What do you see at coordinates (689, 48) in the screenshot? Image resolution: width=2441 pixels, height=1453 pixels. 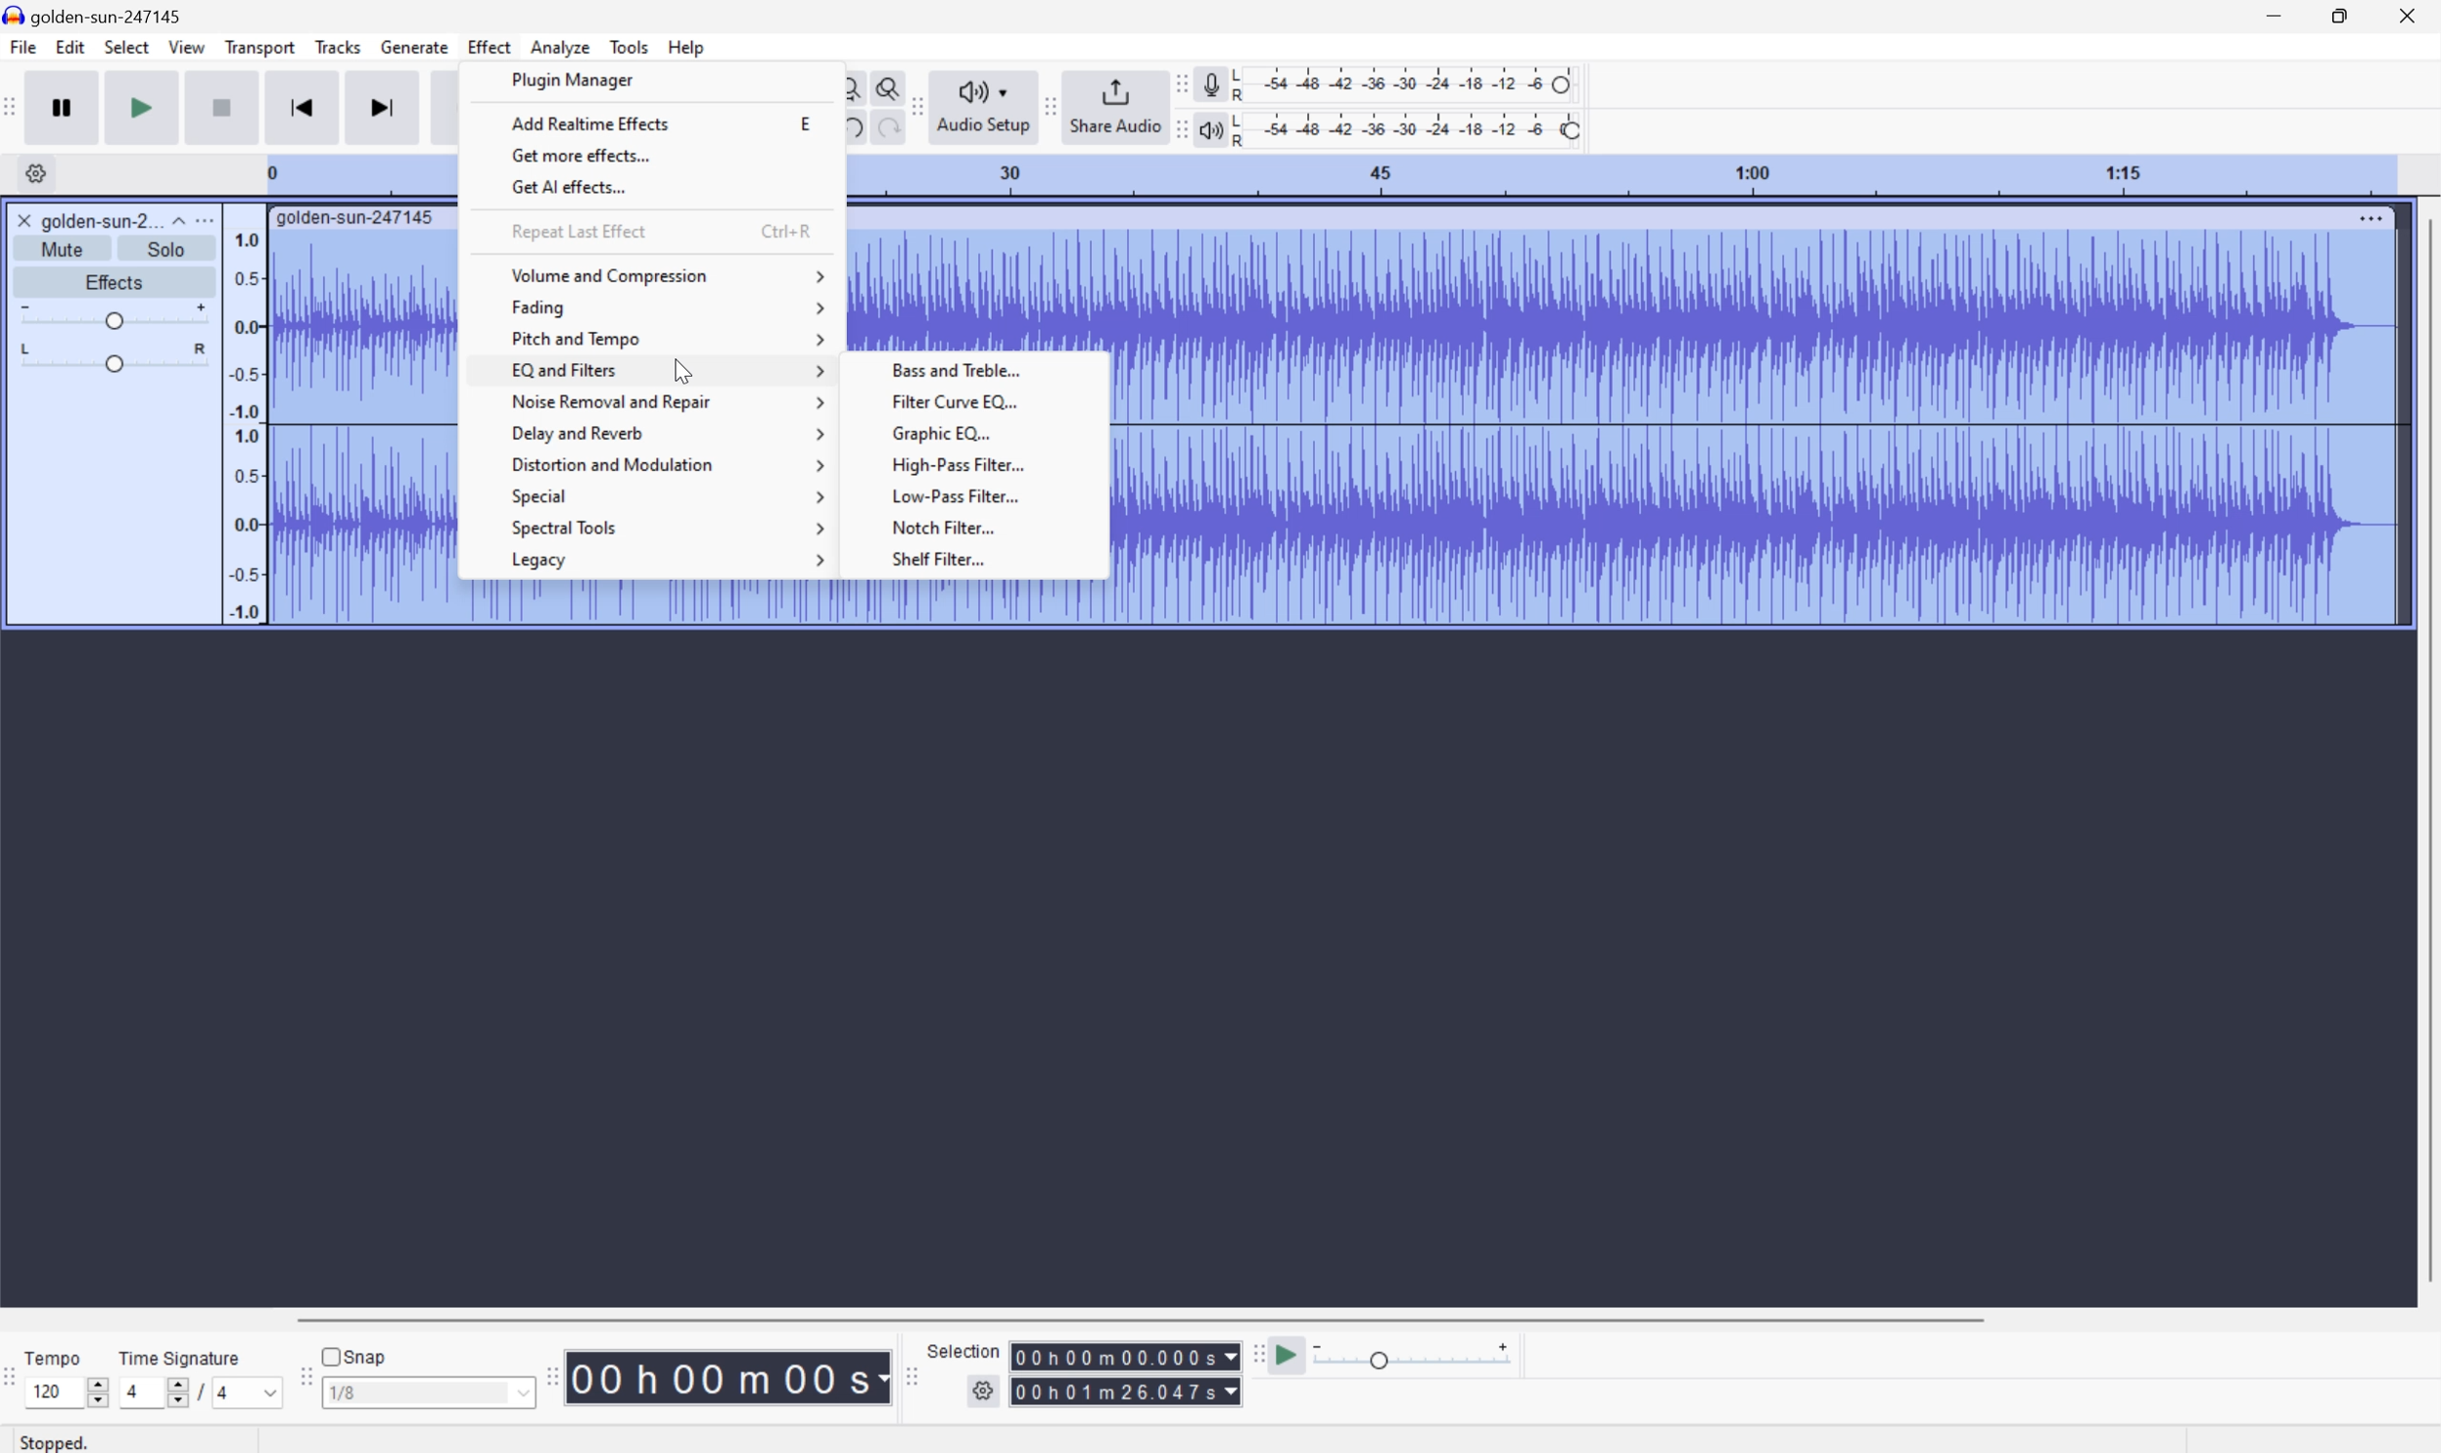 I see `Help` at bounding box center [689, 48].